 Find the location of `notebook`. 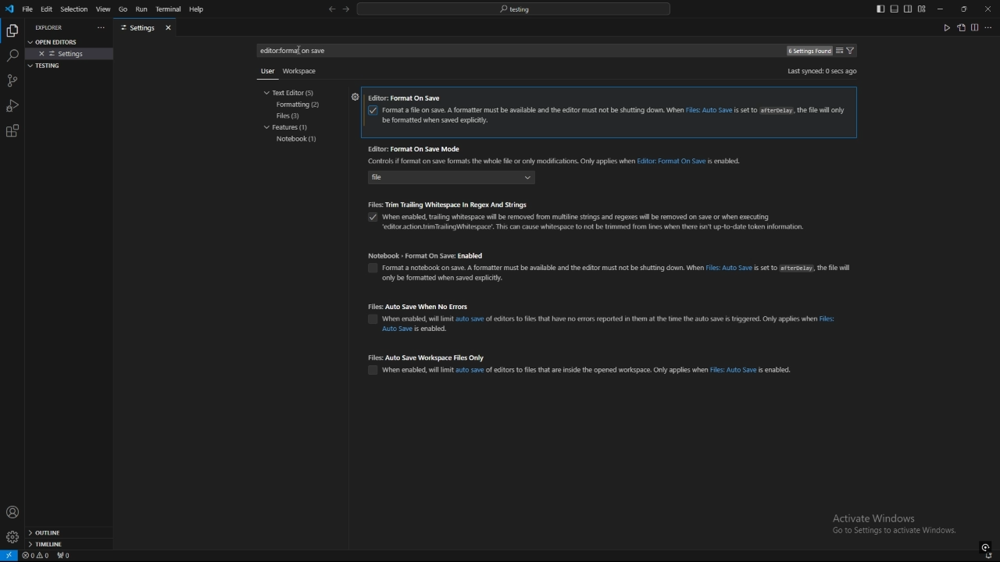

notebook is located at coordinates (297, 140).